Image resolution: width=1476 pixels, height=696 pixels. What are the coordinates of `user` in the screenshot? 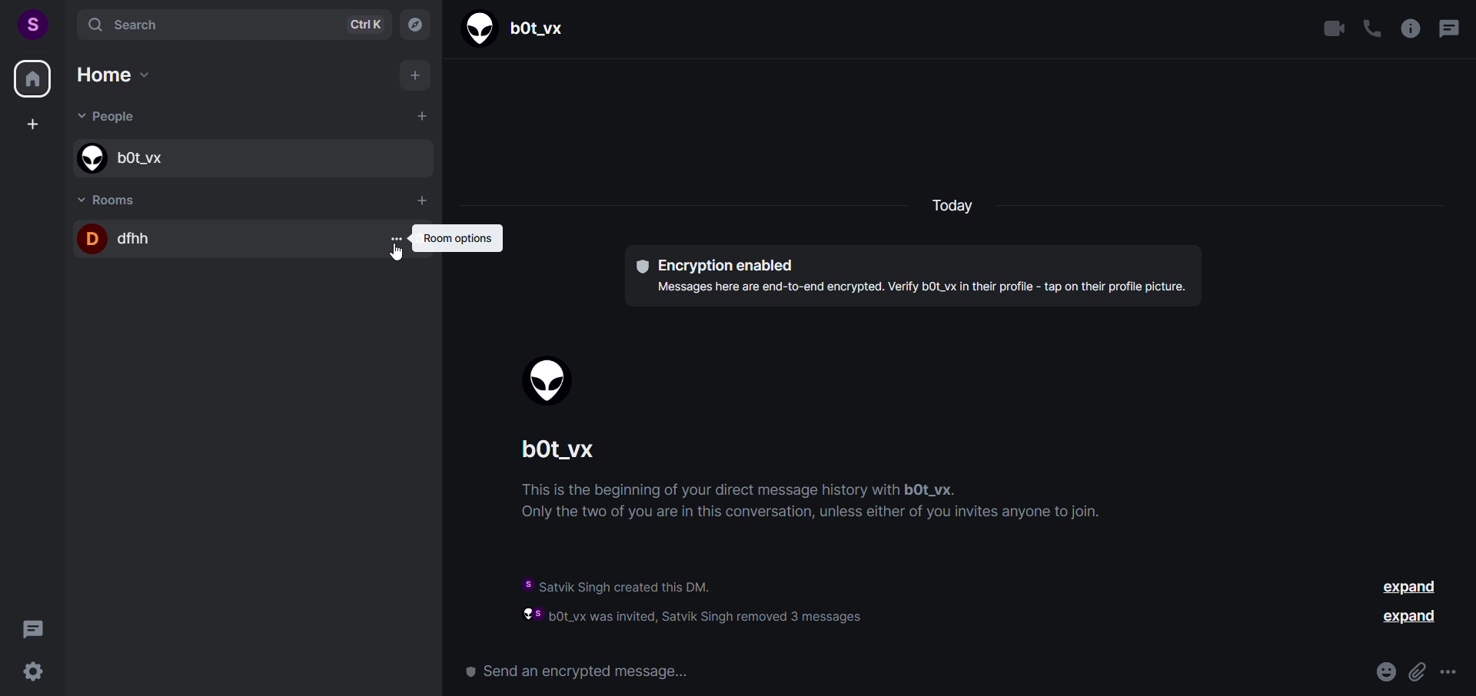 It's located at (32, 22).